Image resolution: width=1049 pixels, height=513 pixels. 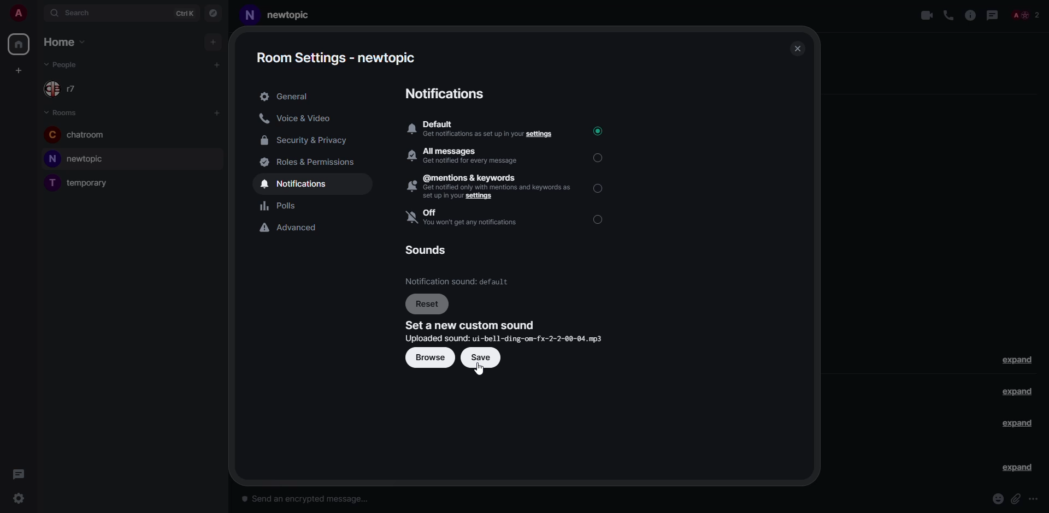 What do you see at coordinates (215, 44) in the screenshot?
I see `add` at bounding box center [215, 44].